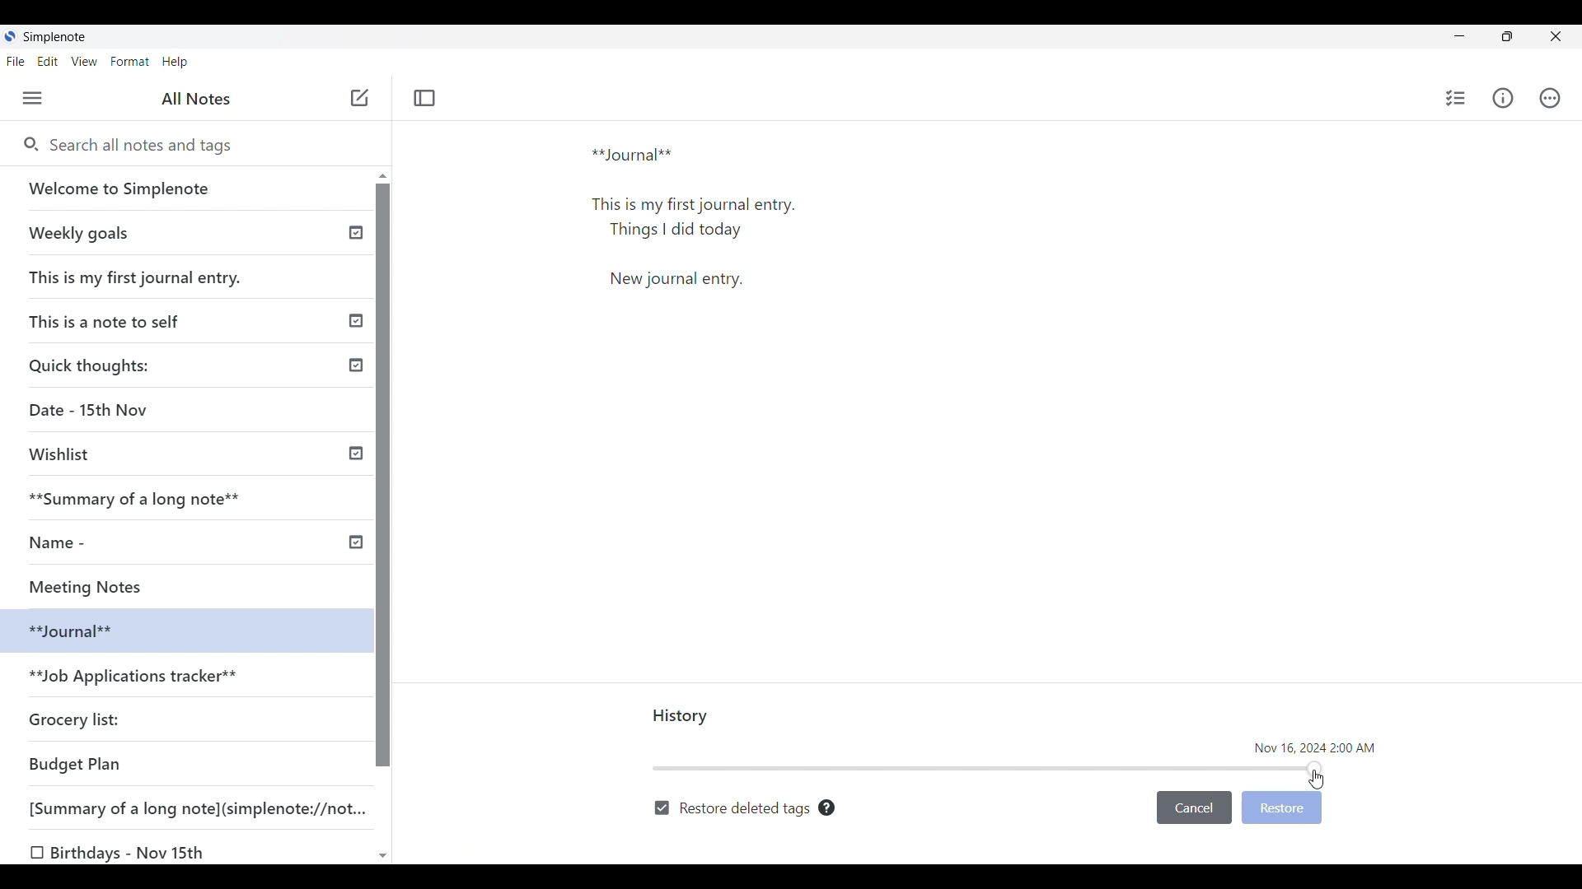 Image resolution: width=1582 pixels, height=889 pixels. What do you see at coordinates (146, 498) in the screenshot?
I see `**Summary of a long note**` at bounding box center [146, 498].